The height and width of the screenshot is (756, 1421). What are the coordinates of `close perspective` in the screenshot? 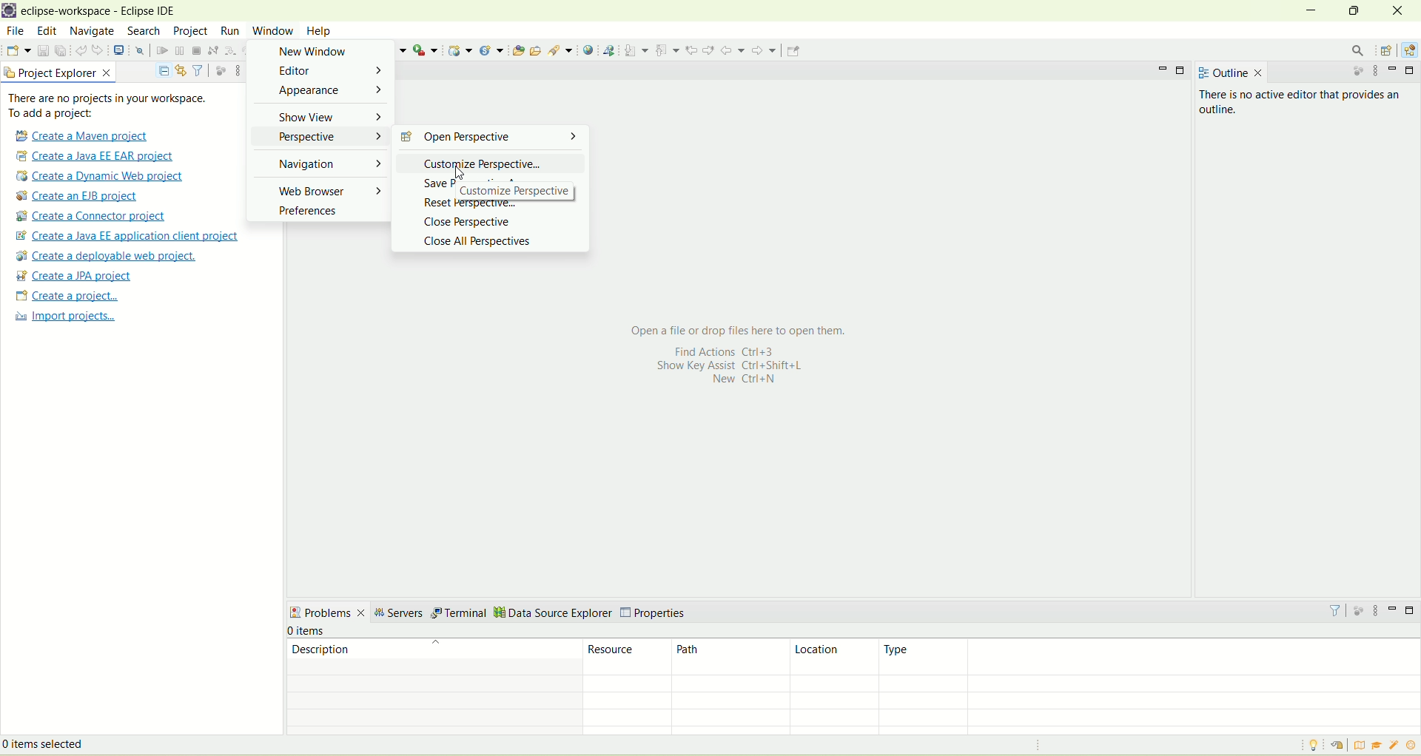 It's located at (470, 225).